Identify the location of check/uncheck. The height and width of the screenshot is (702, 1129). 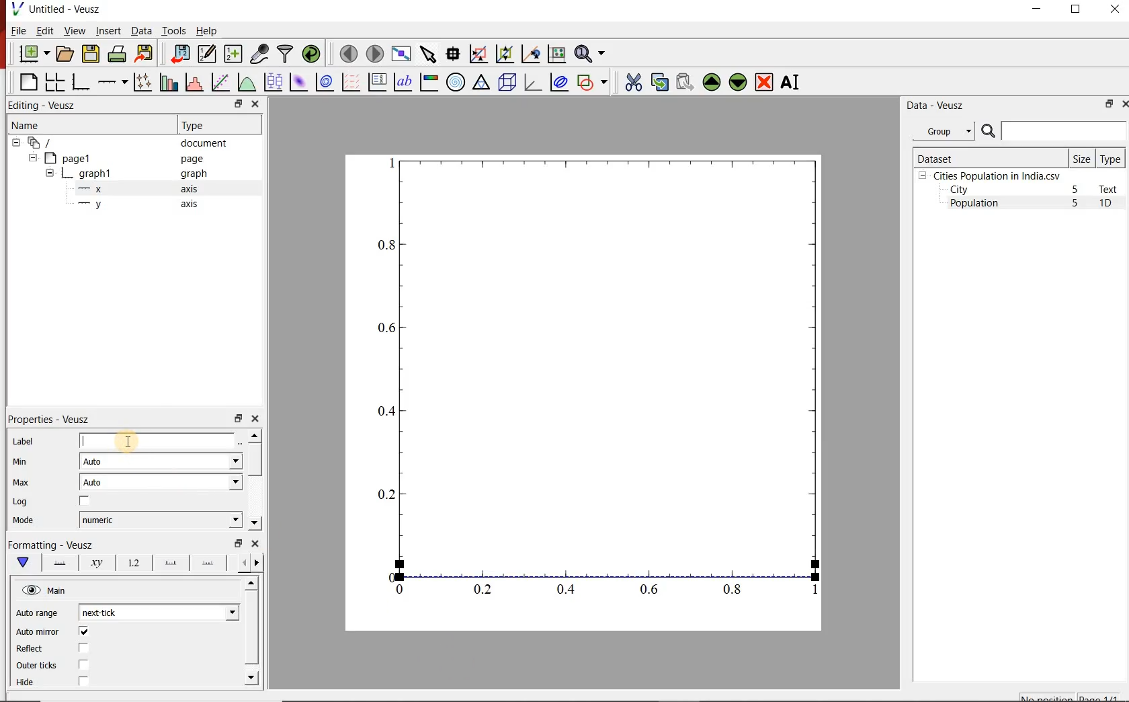
(83, 666).